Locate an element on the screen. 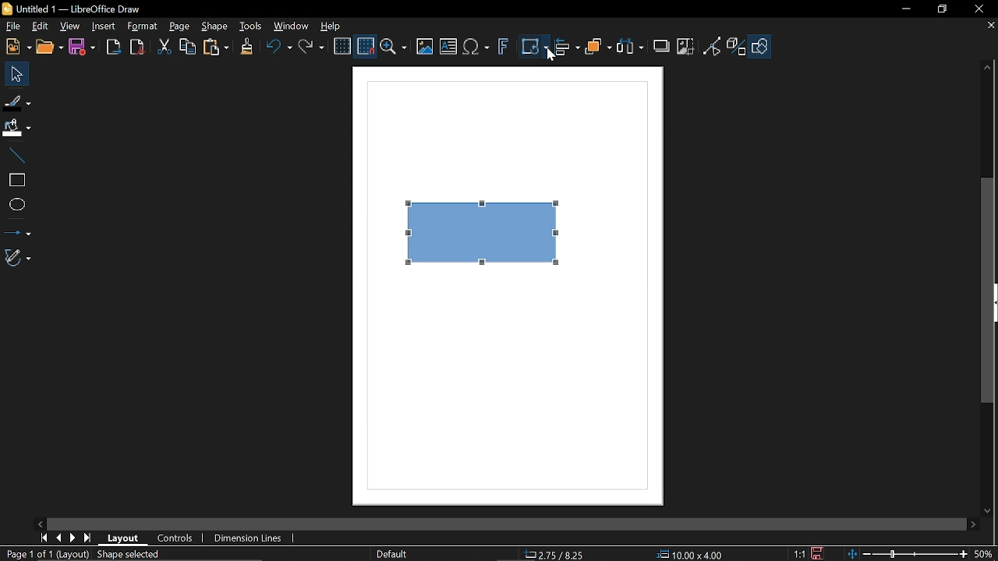 The height and width of the screenshot is (561, 998). Curves and polygons is located at coordinates (18, 257).